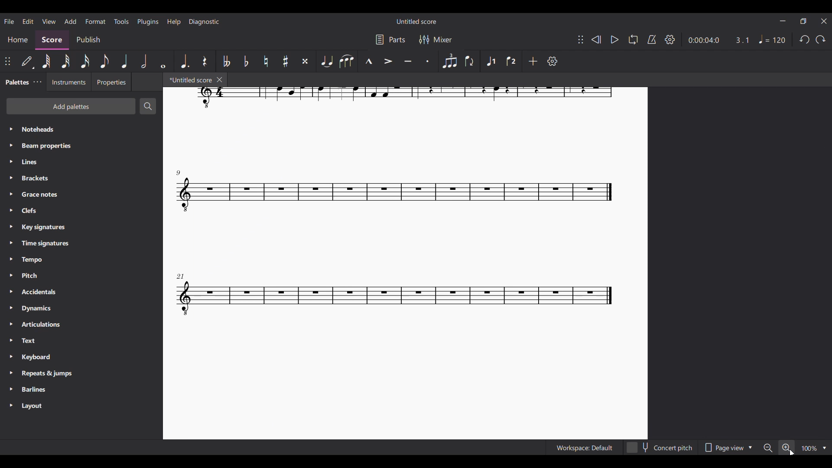 The width and height of the screenshot is (832, 468). I want to click on Current ratio, so click(742, 40).